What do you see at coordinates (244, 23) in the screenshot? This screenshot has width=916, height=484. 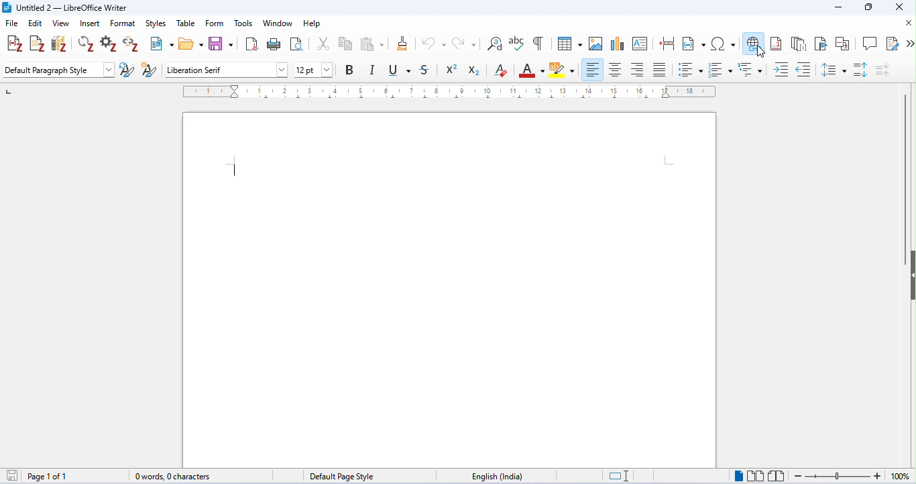 I see `tools` at bounding box center [244, 23].